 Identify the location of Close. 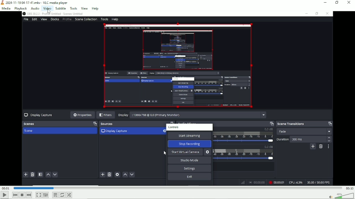
(349, 3).